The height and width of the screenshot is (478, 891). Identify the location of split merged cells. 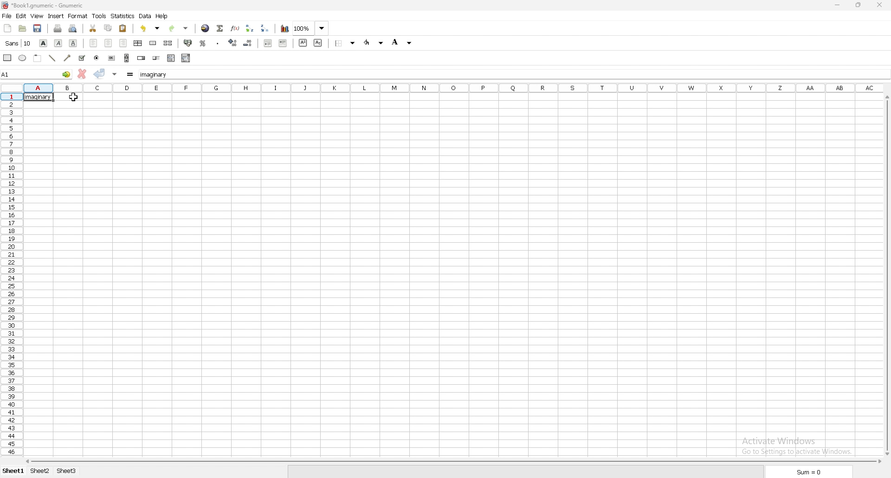
(168, 43).